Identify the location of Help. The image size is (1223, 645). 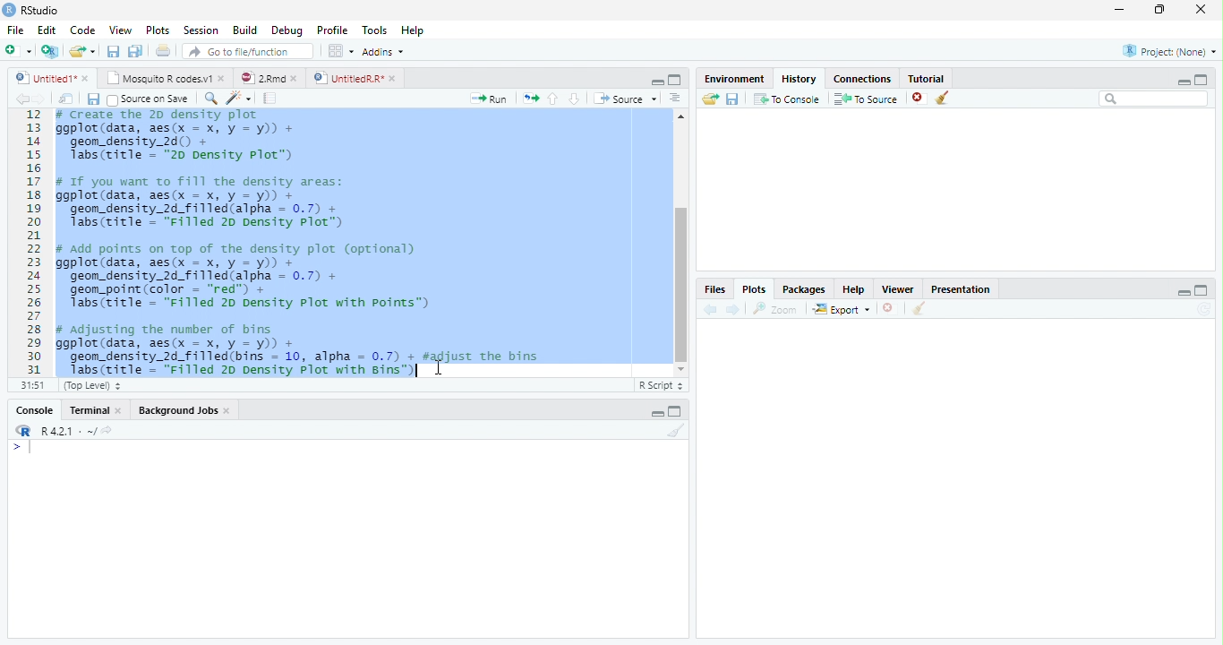
(412, 31).